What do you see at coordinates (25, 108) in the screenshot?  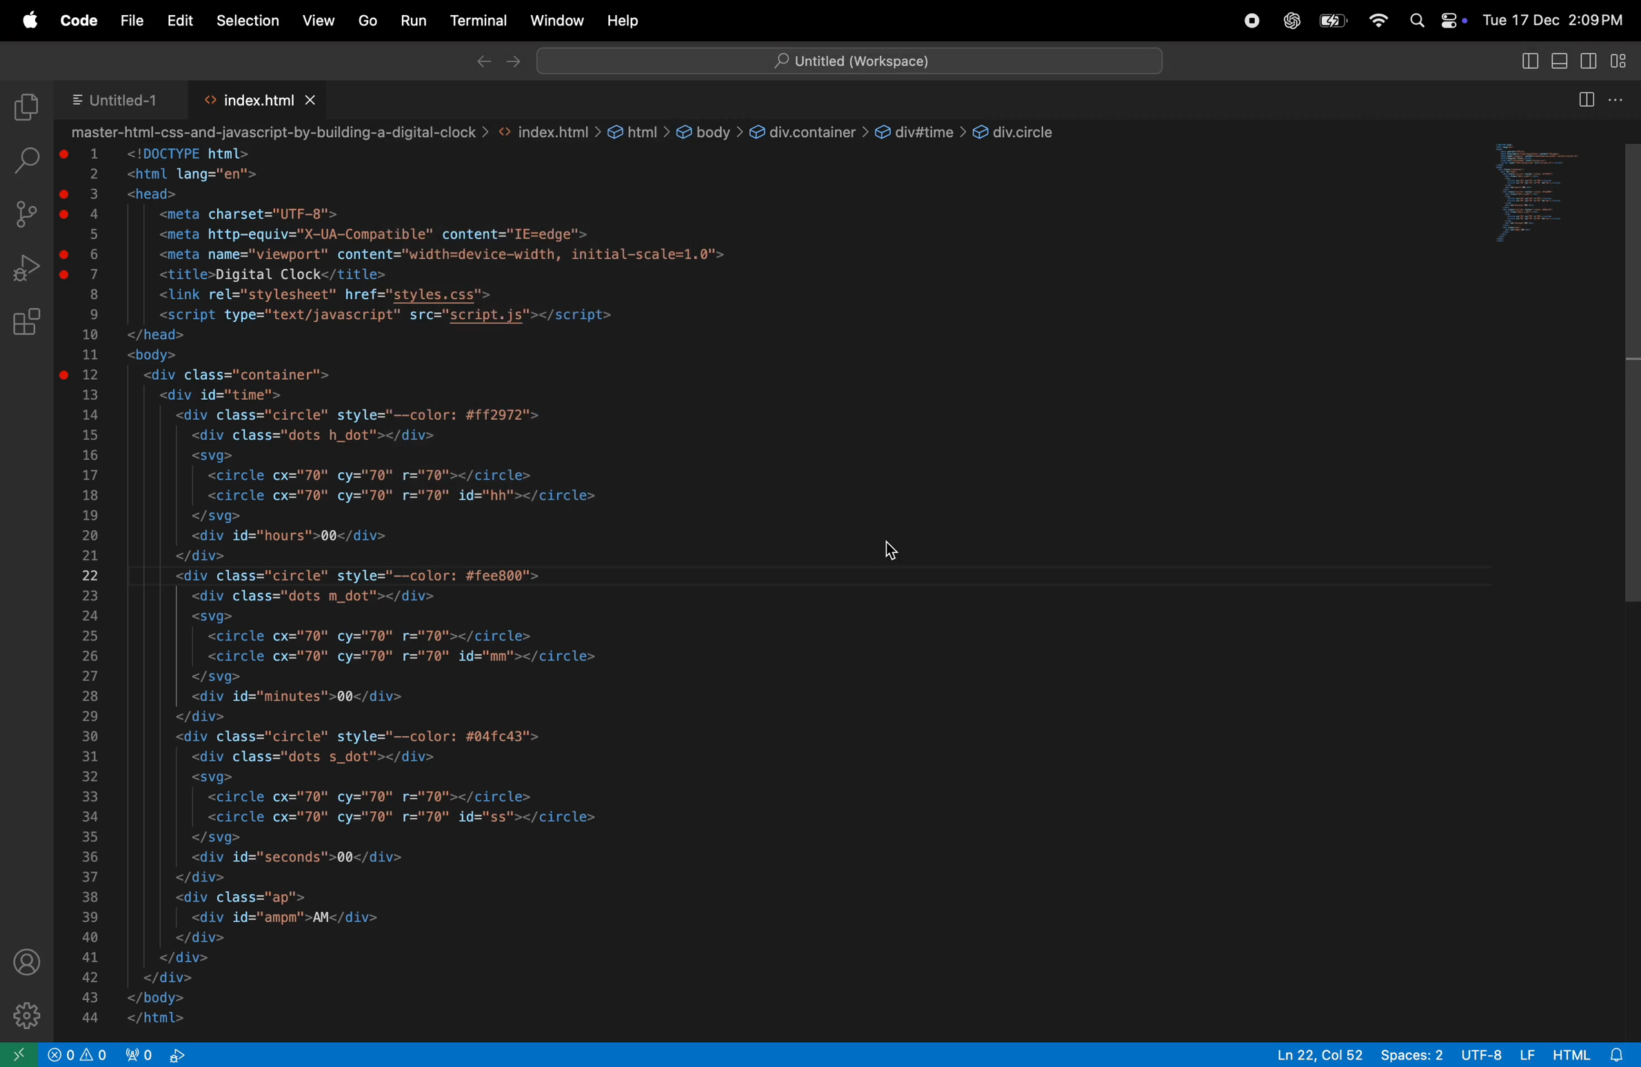 I see `explore` at bounding box center [25, 108].